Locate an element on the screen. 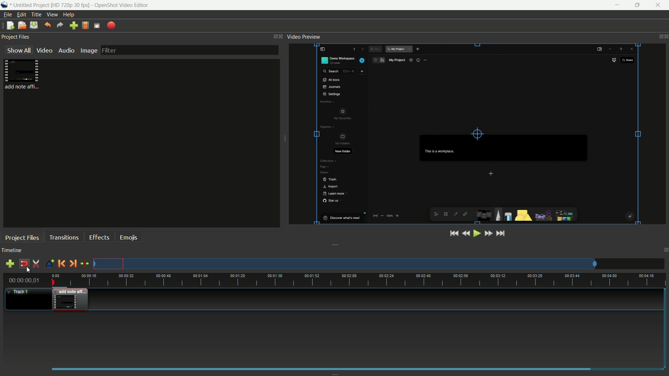 This screenshot has width=669, height=376. jump to start is located at coordinates (454, 234).